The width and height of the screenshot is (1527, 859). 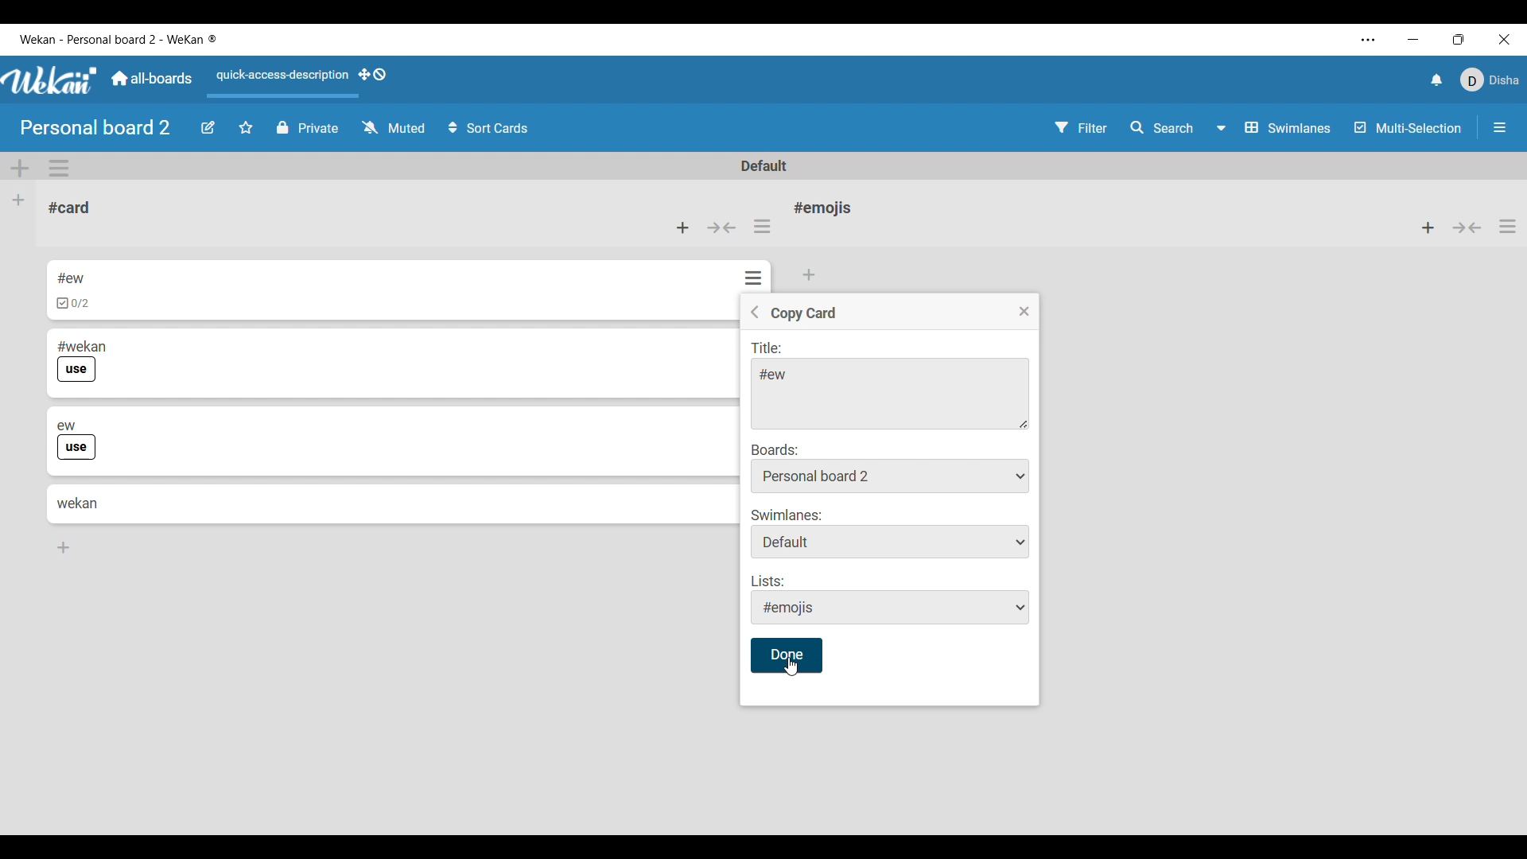 I want to click on Swimlane actions, so click(x=59, y=169).